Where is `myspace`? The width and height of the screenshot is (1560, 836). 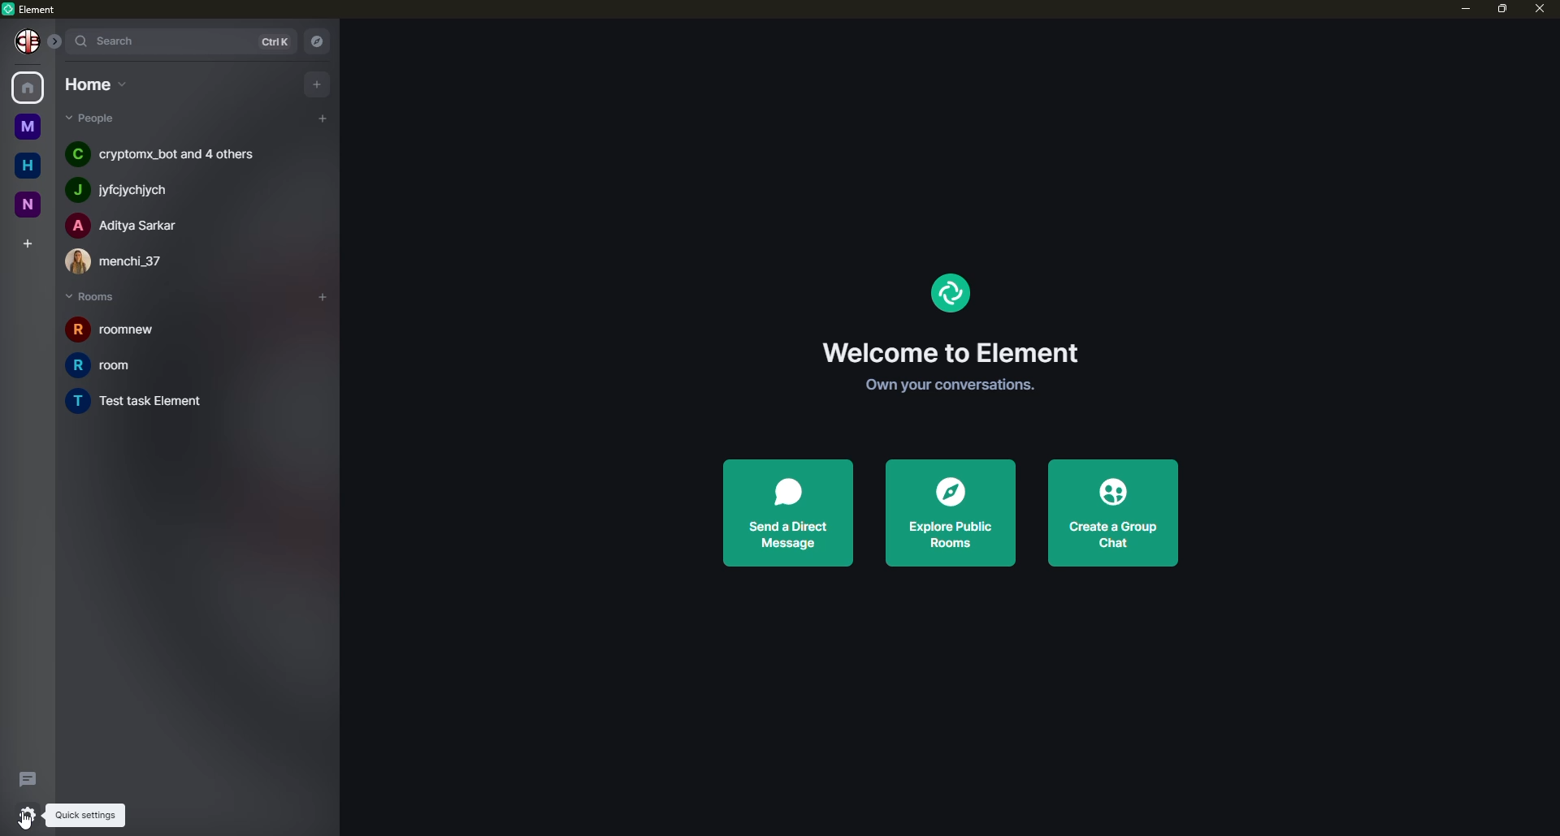
myspace is located at coordinates (24, 127).